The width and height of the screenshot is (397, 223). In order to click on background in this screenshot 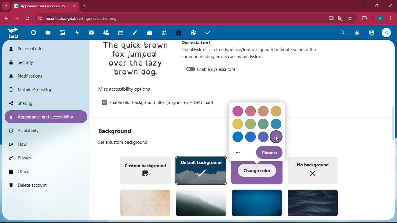, I will do `click(202, 203)`.